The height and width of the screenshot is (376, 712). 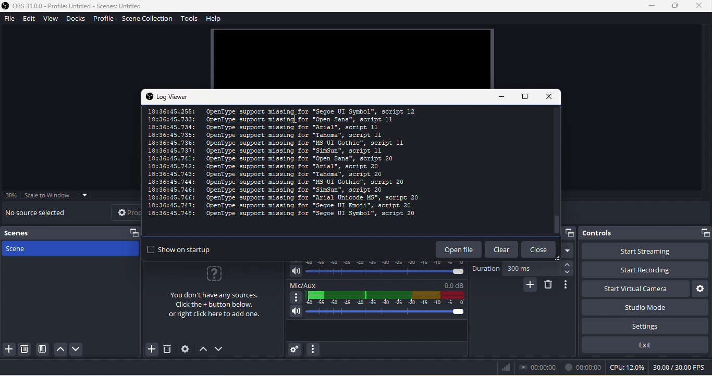 I want to click on down, so click(x=222, y=350).